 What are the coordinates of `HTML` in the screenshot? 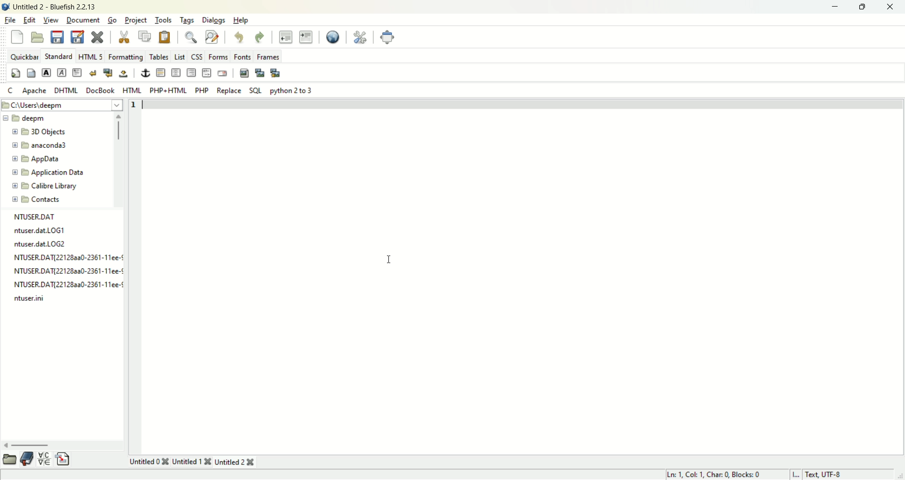 It's located at (132, 90).